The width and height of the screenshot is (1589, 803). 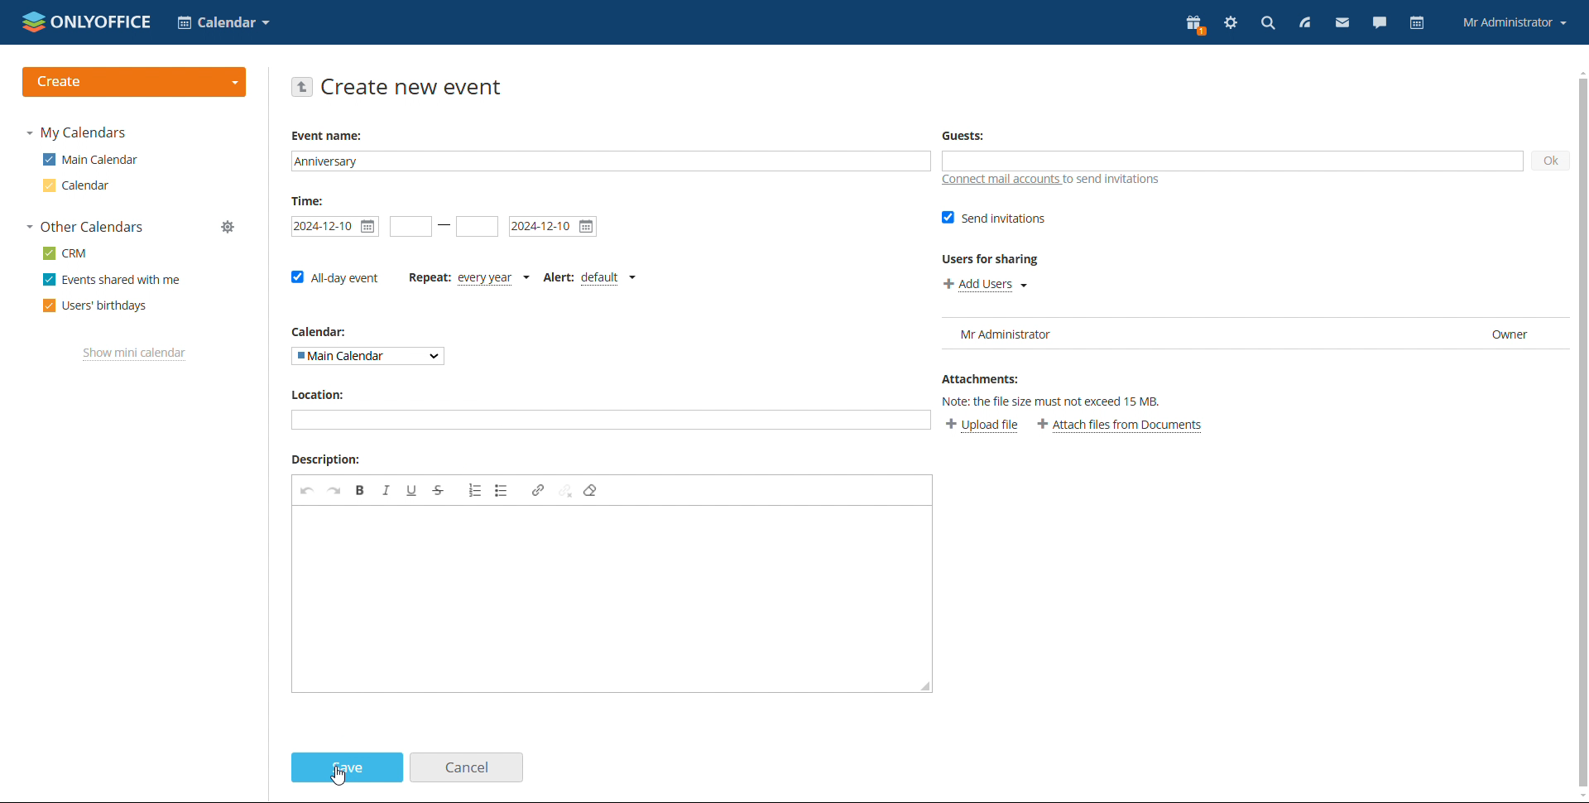 What do you see at coordinates (612, 161) in the screenshot?
I see `event name added` at bounding box center [612, 161].